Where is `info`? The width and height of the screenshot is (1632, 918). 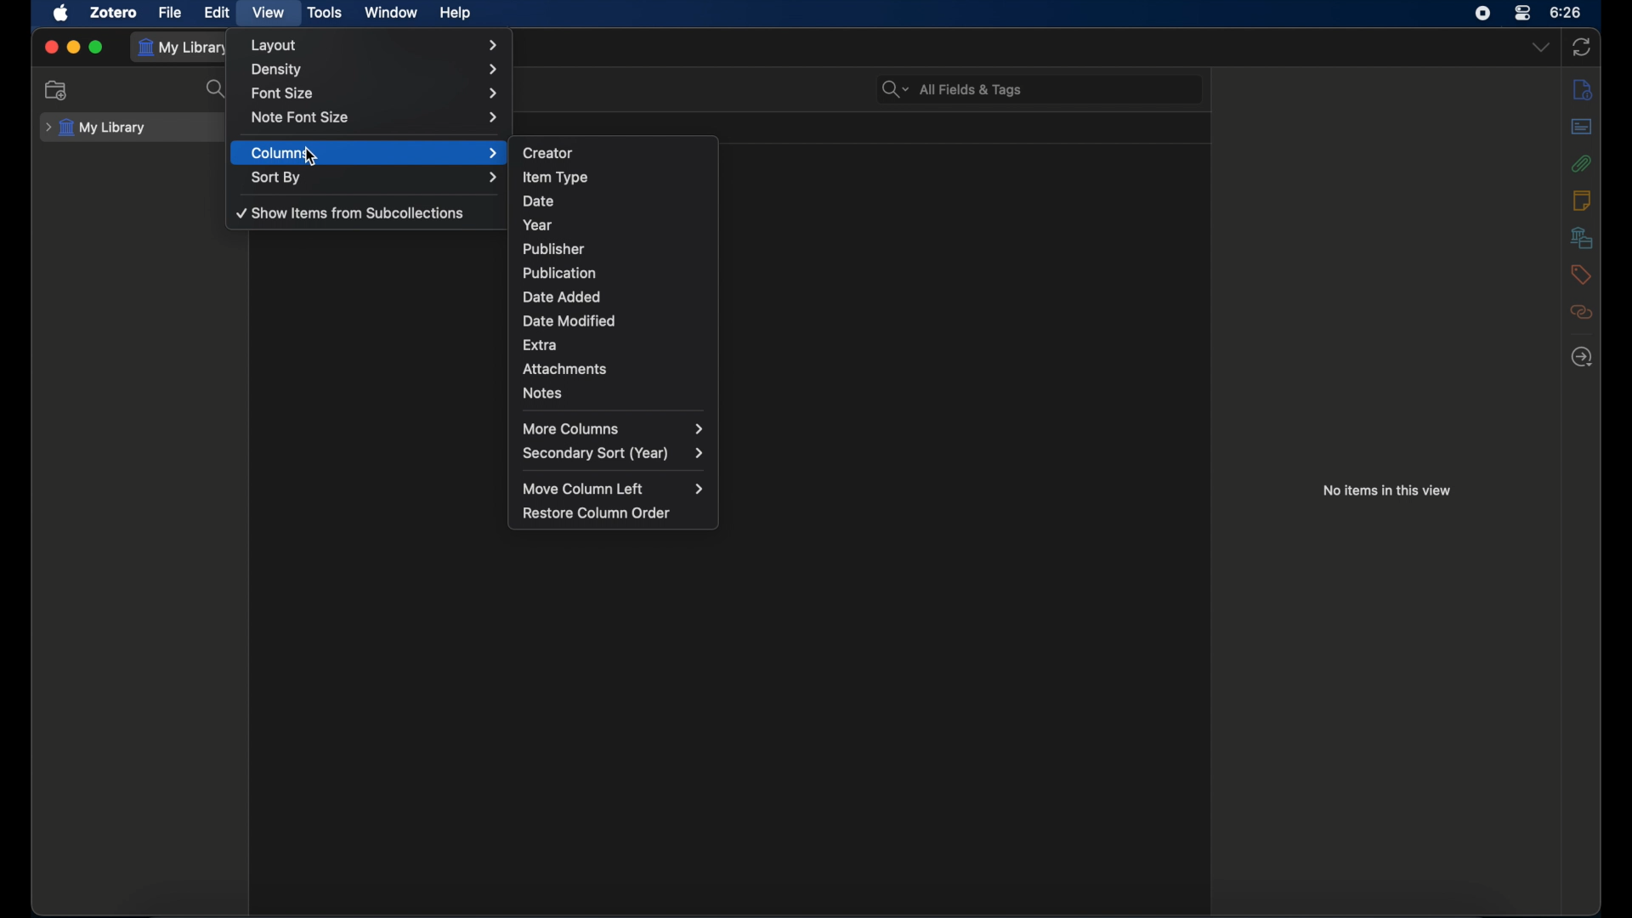 info is located at coordinates (1582, 88).